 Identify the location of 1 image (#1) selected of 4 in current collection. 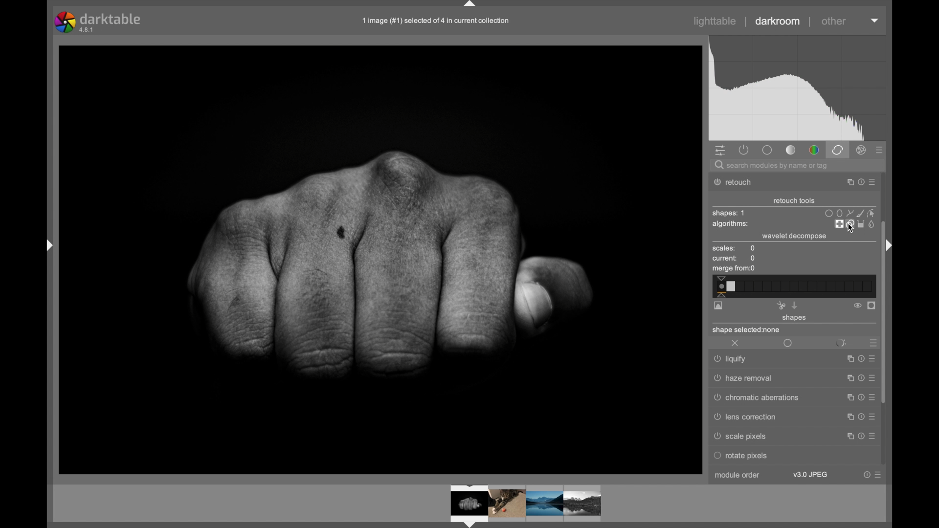
(435, 20).